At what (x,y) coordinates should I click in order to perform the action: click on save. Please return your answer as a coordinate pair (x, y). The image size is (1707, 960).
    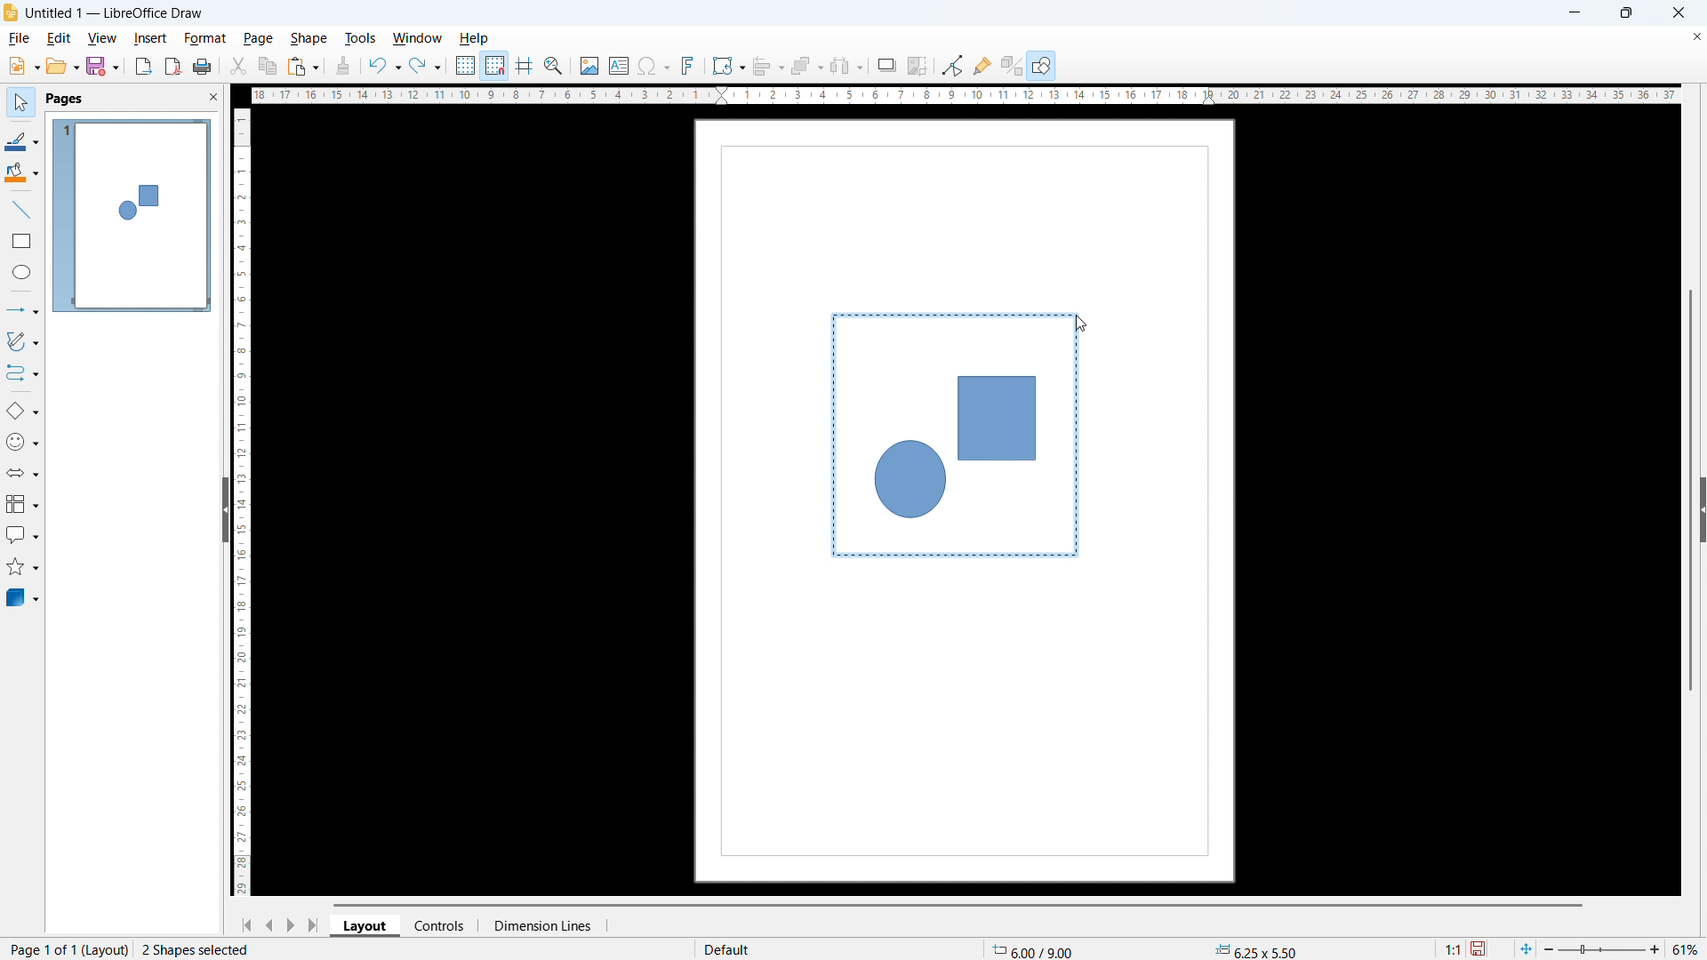
    Looking at the image, I should click on (1481, 949).